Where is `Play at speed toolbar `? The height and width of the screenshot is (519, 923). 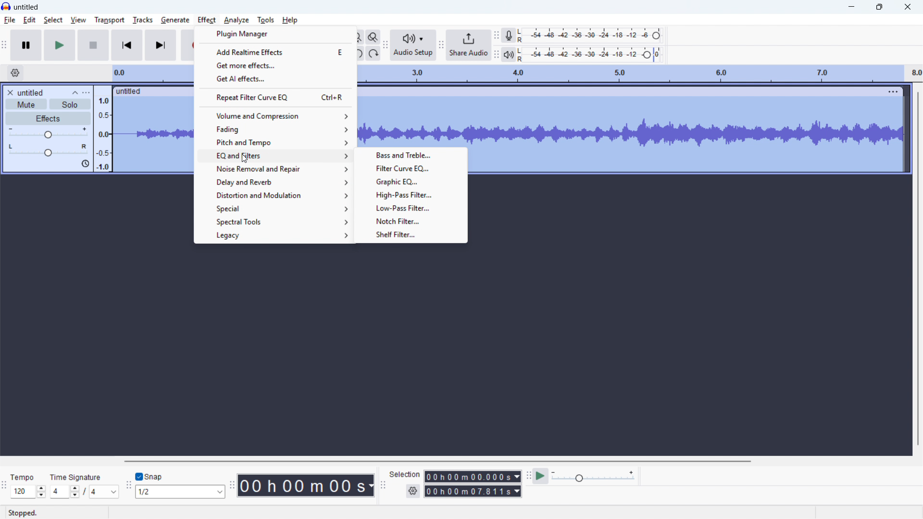
Play at speed toolbar  is located at coordinates (527, 476).